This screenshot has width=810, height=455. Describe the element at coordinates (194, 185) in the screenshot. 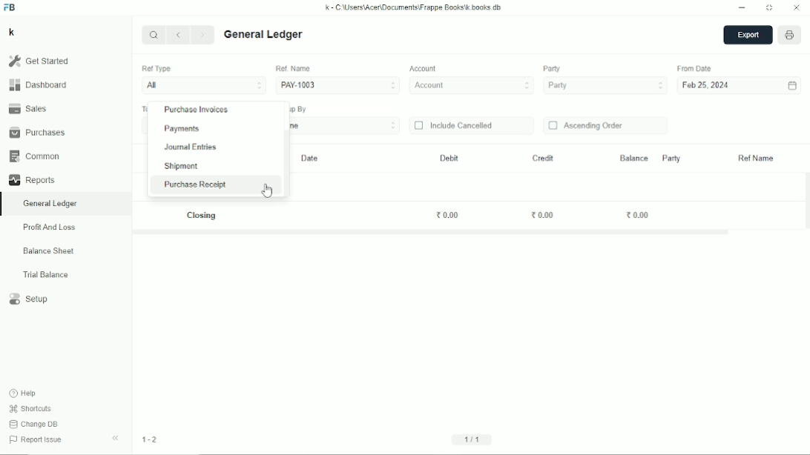

I see `Purchase receipt` at that location.